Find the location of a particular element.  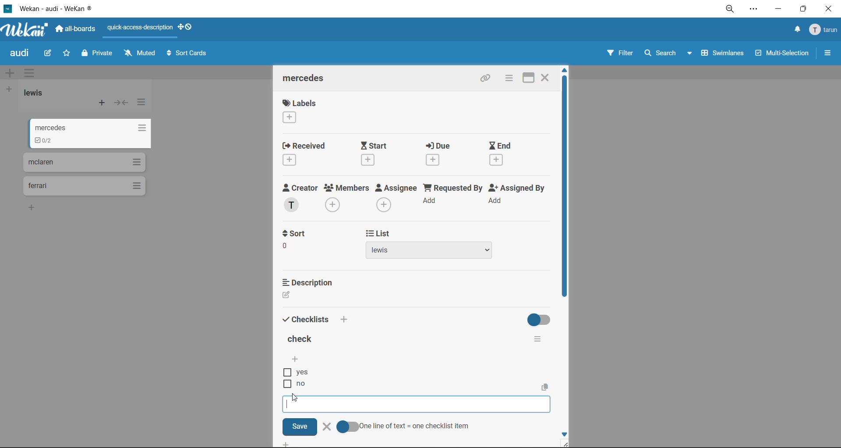

add checklist  is located at coordinates (297, 359).